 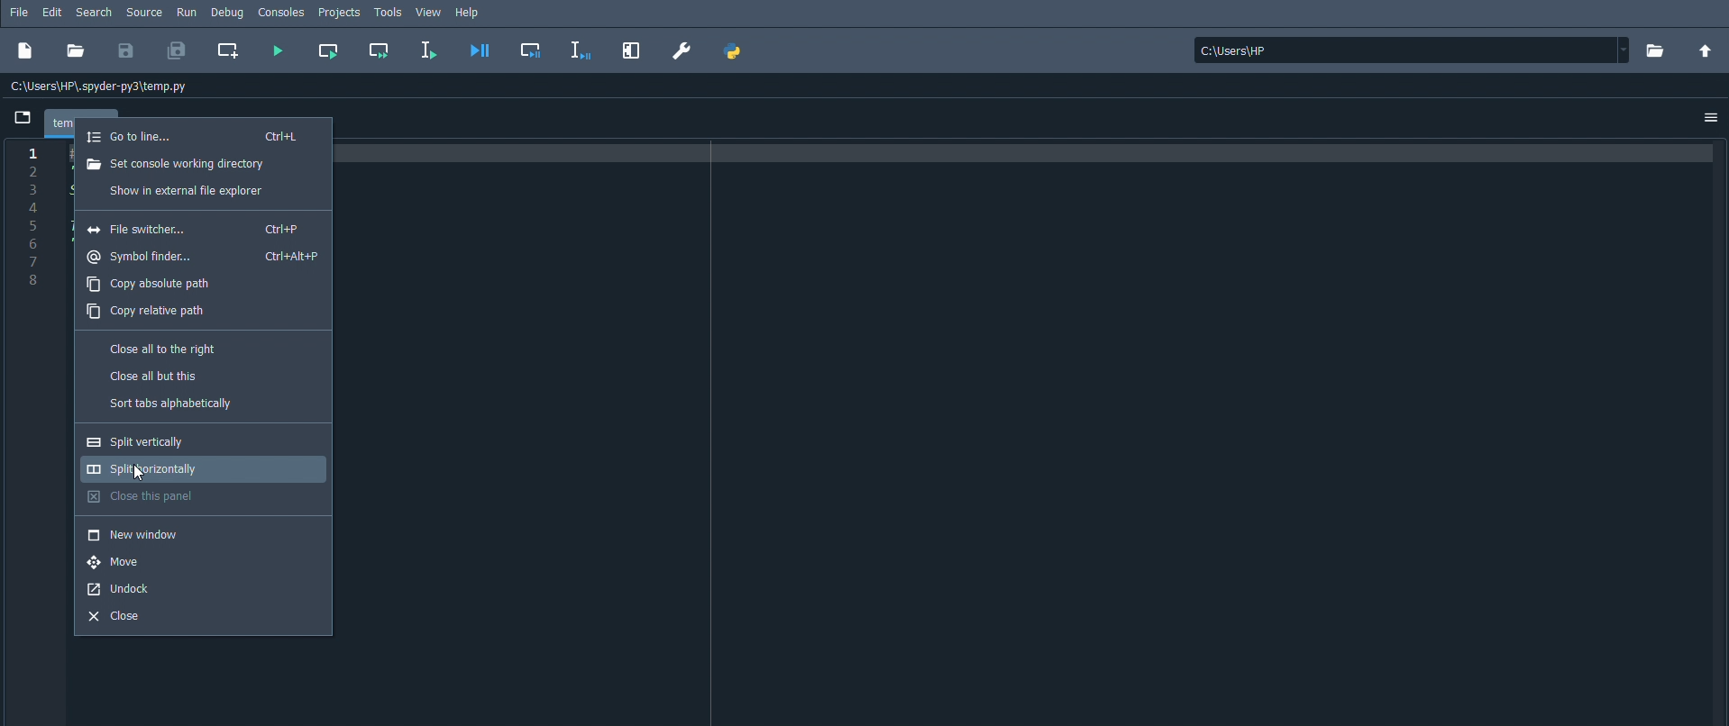 I want to click on Browse a working directory, so click(x=1656, y=50).